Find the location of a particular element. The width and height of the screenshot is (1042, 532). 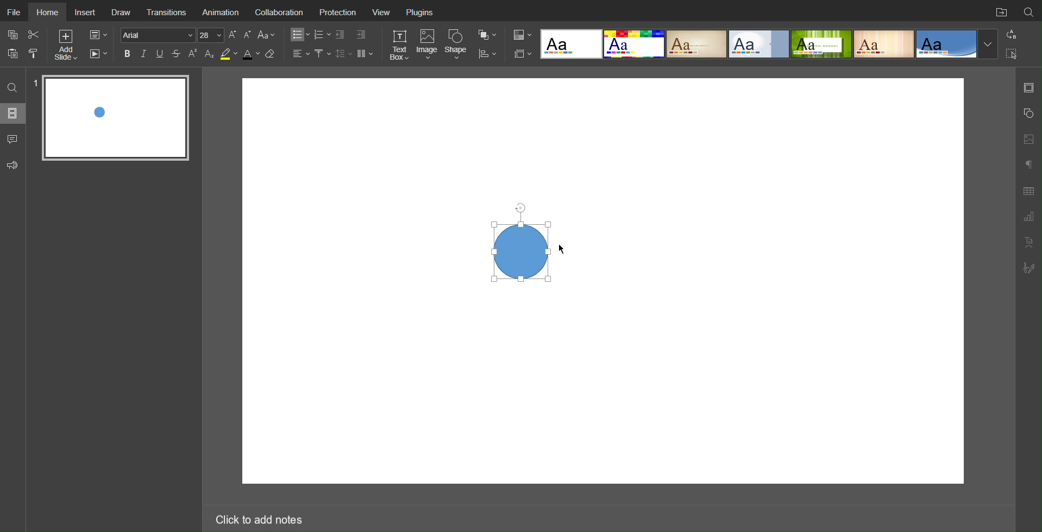

Playback Settings is located at coordinates (98, 54).